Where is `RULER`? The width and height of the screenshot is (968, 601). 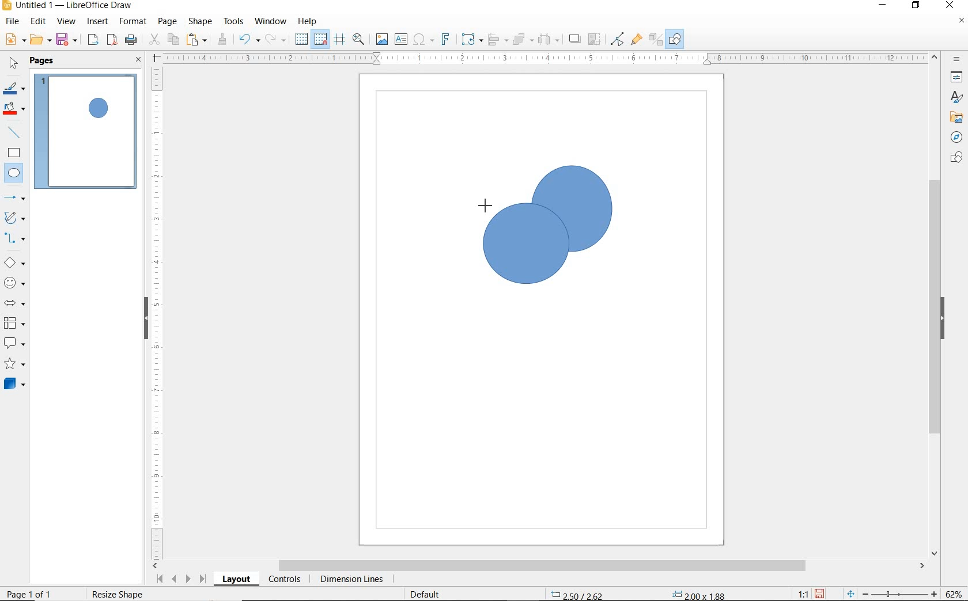 RULER is located at coordinates (158, 311).